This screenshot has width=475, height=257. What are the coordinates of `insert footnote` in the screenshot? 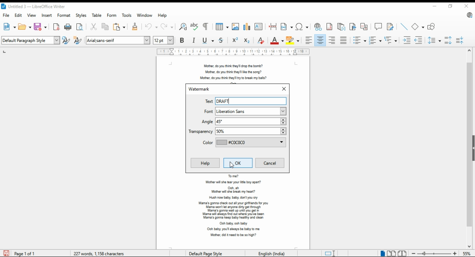 It's located at (330, 27).